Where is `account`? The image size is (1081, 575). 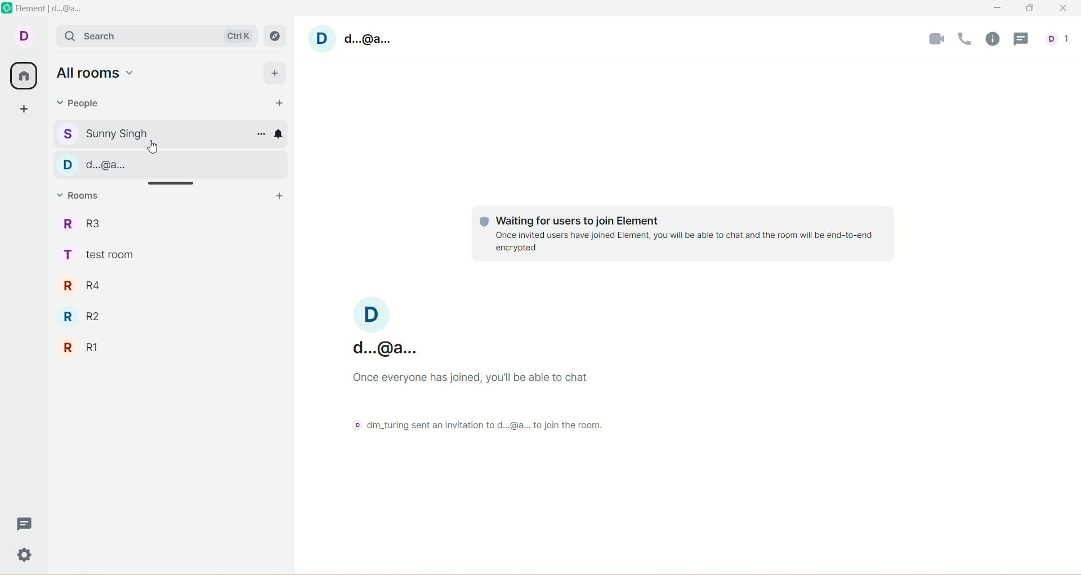 account is located at coordinates (23, 37).